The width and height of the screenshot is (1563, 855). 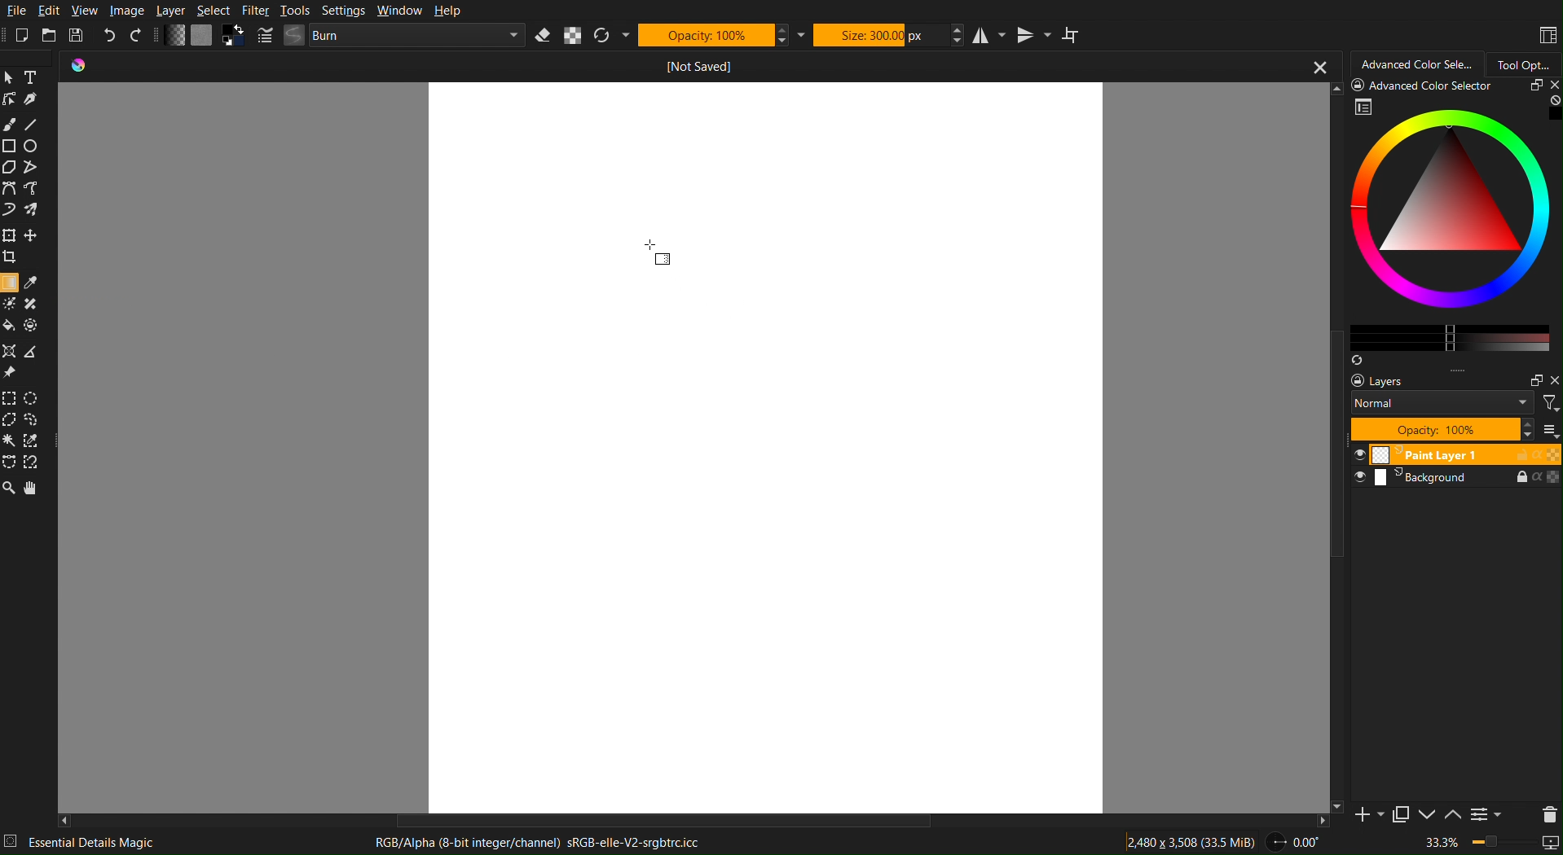 What do you see at coordinates (1411, 64) in the screenshot?
I see `Advanced Color Selector` at bounding box center [1411, 64].